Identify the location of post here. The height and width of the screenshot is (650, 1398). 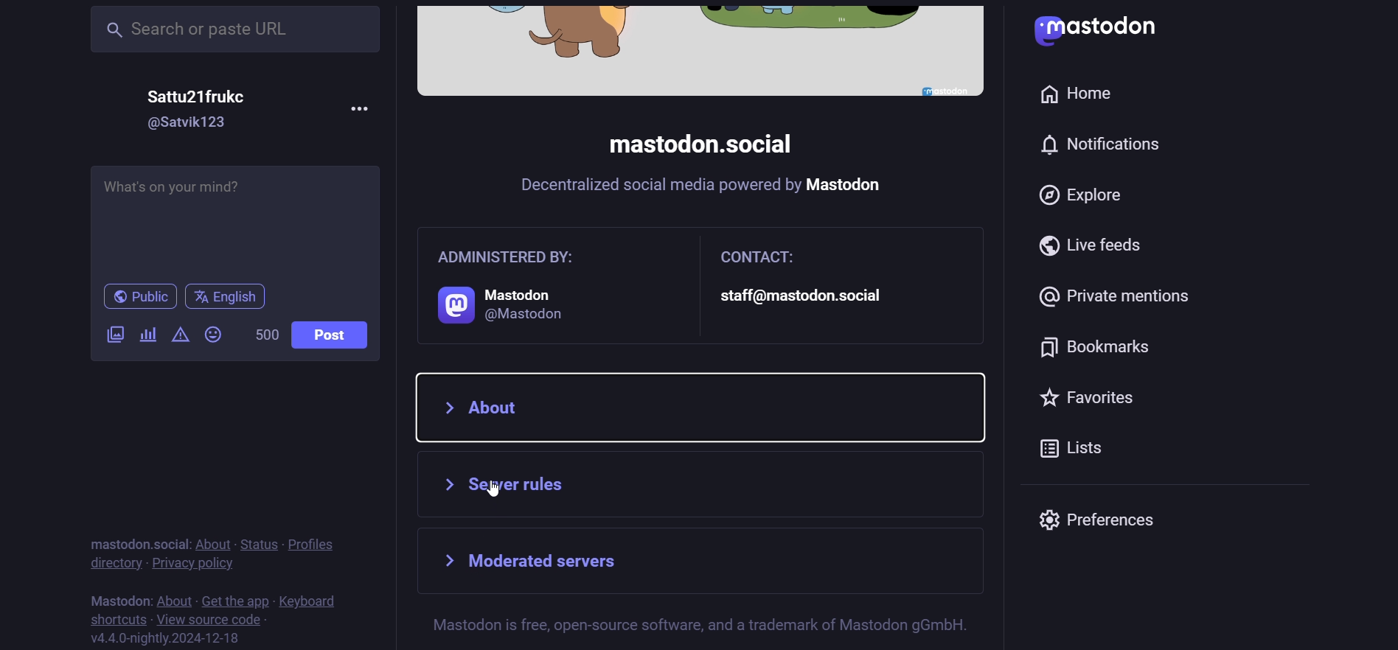
(232, 217).